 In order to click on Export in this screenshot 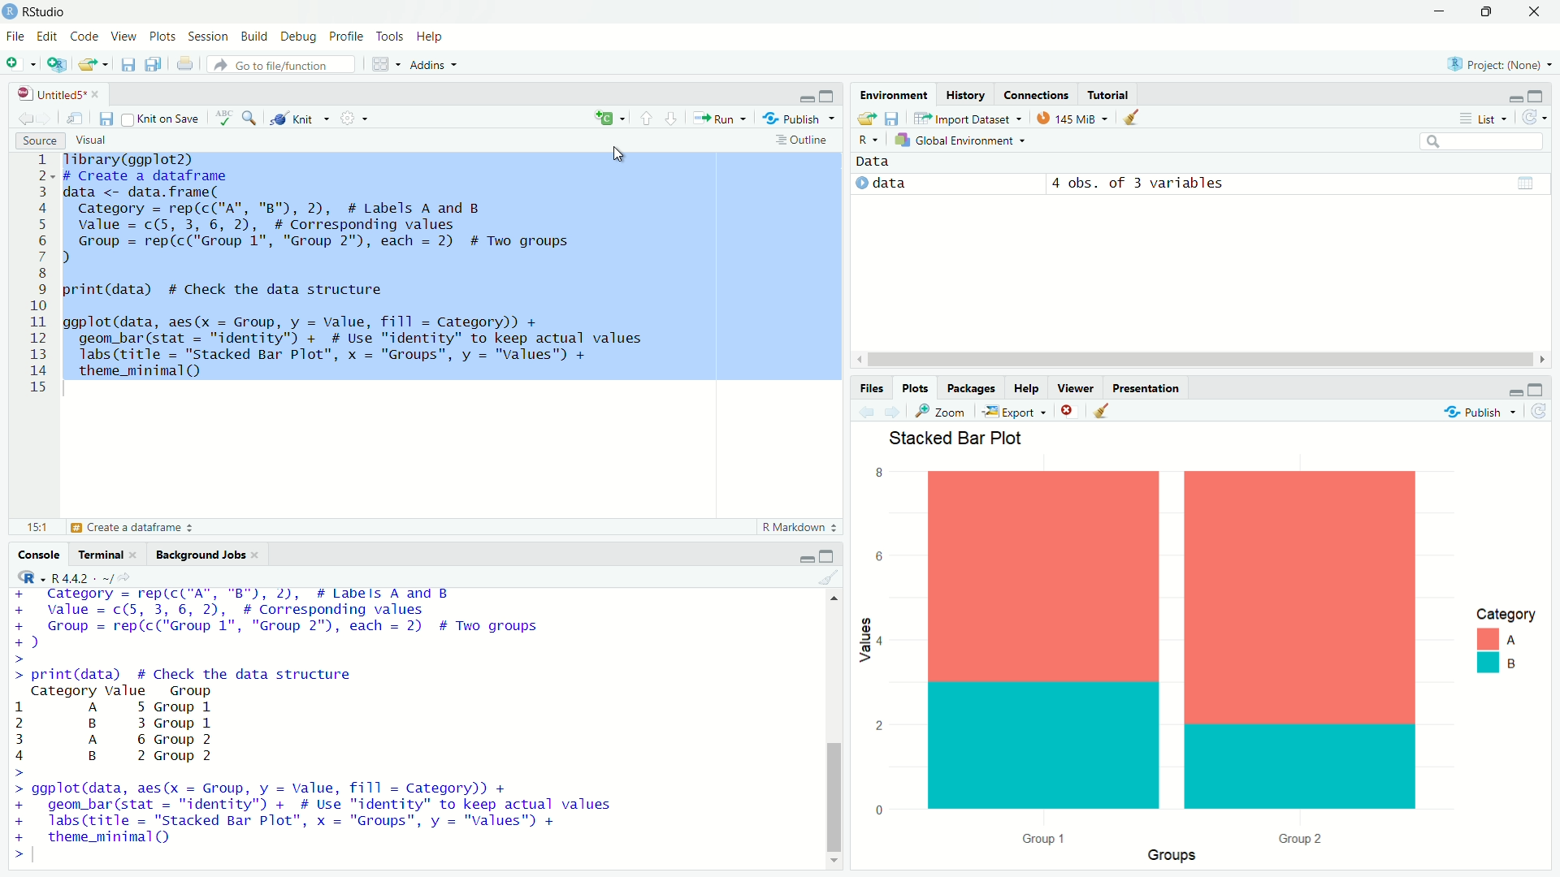, I will do `click(1018, 410)`.